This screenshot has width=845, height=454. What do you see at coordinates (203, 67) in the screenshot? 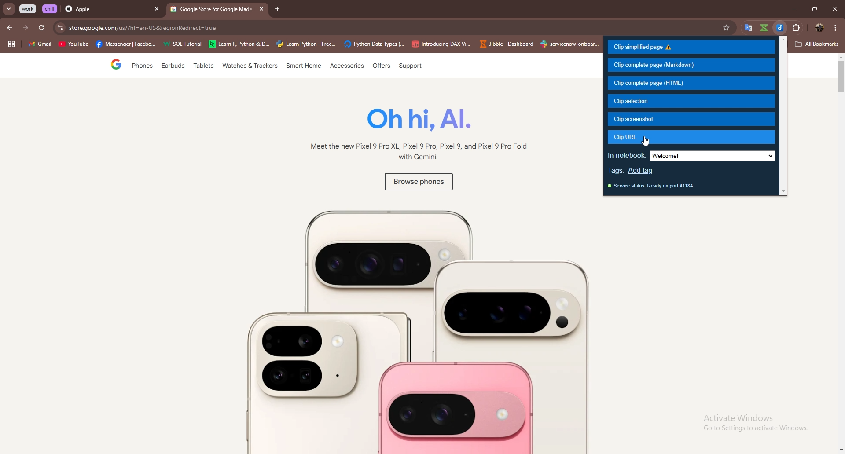
I see `Tablets` at bounding box center [203, 67].